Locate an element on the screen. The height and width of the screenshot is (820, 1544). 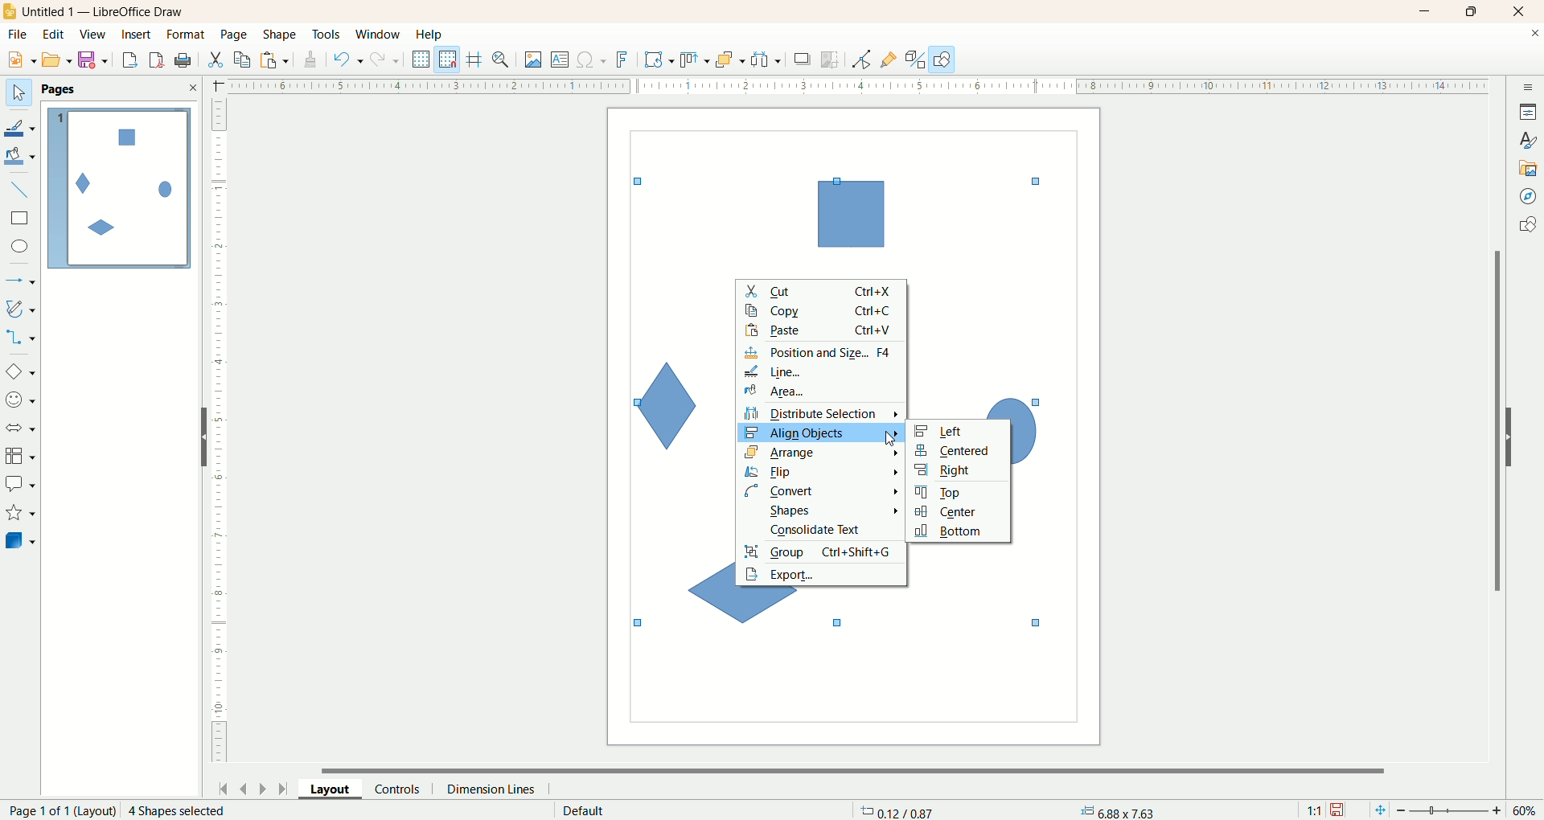
fill color is located at coordinates (22, 157).